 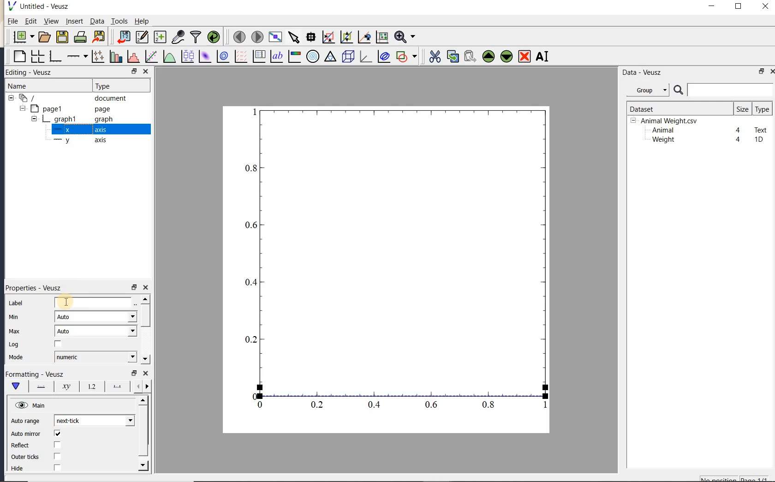 What do you see at coordinates (23, 469) in the screenshot?
I see `hide` at bounding box center [23, 469].